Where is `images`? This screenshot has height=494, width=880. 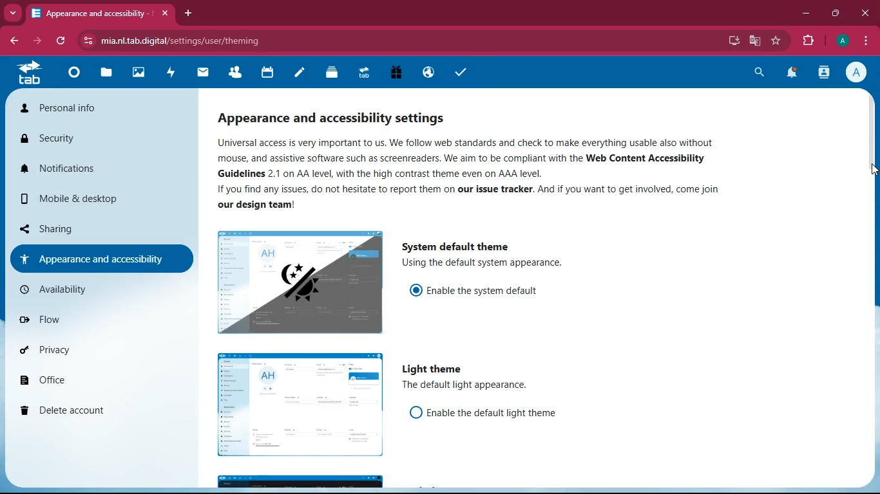 images is located at coordinates (137, 73).